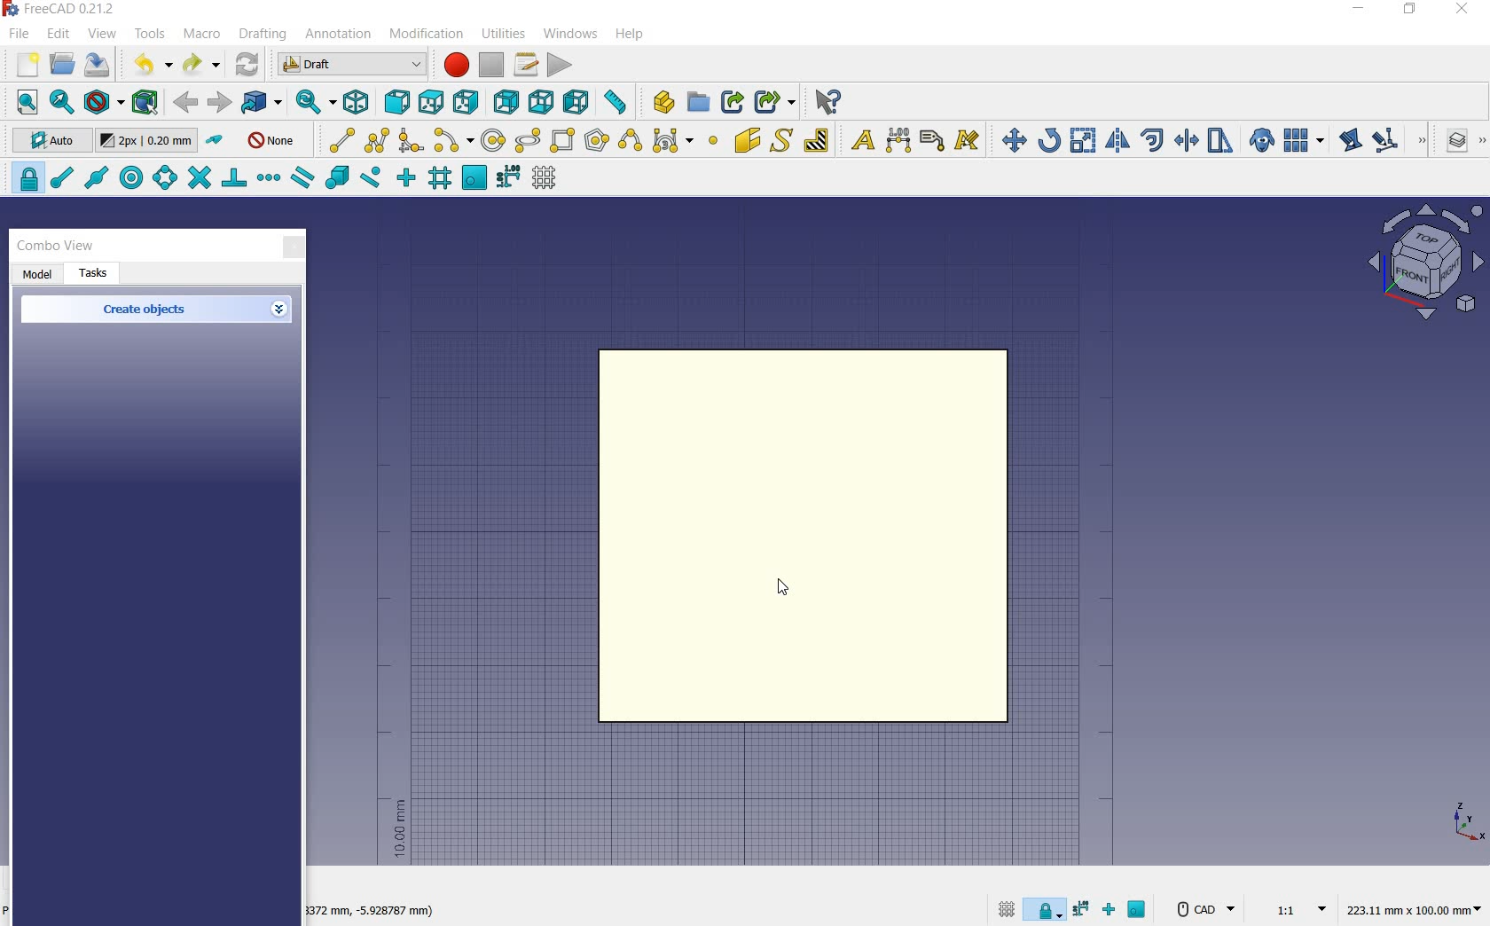  Describe the element at coordinates (698, 102) in the screenshot. I see `create group` at that location.